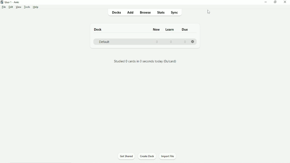  What do you see at coordinates (185, 42) in the screenshot?
I see `0` at bounding box center [185, 42].